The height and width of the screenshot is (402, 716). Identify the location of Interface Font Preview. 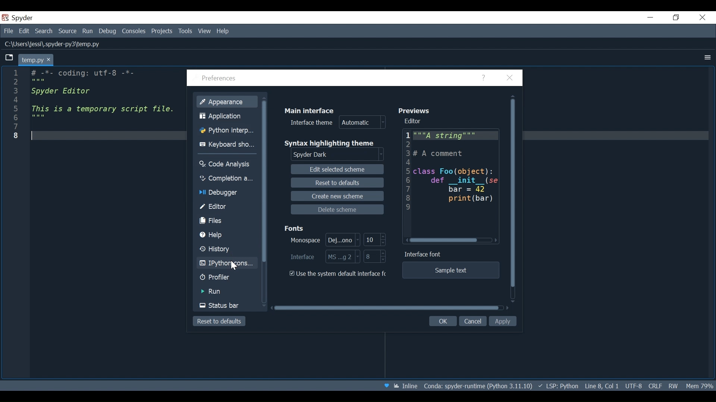
(451, 271).